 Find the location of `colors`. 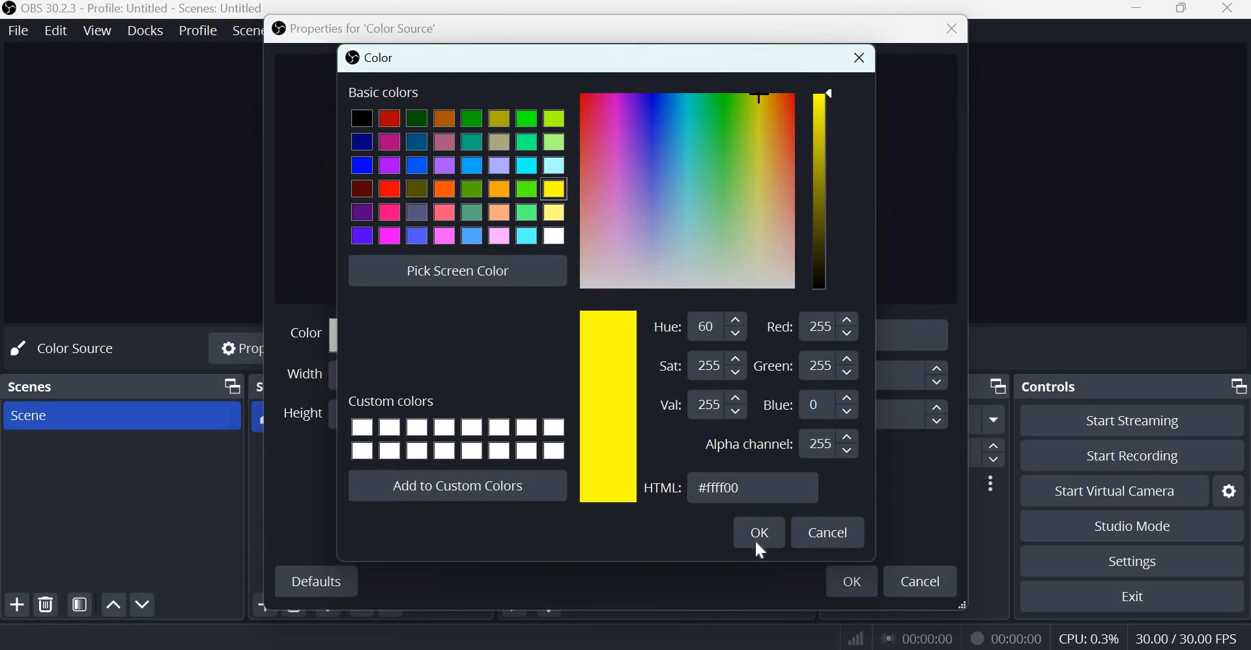

colors is located at coordinates (459, 179).